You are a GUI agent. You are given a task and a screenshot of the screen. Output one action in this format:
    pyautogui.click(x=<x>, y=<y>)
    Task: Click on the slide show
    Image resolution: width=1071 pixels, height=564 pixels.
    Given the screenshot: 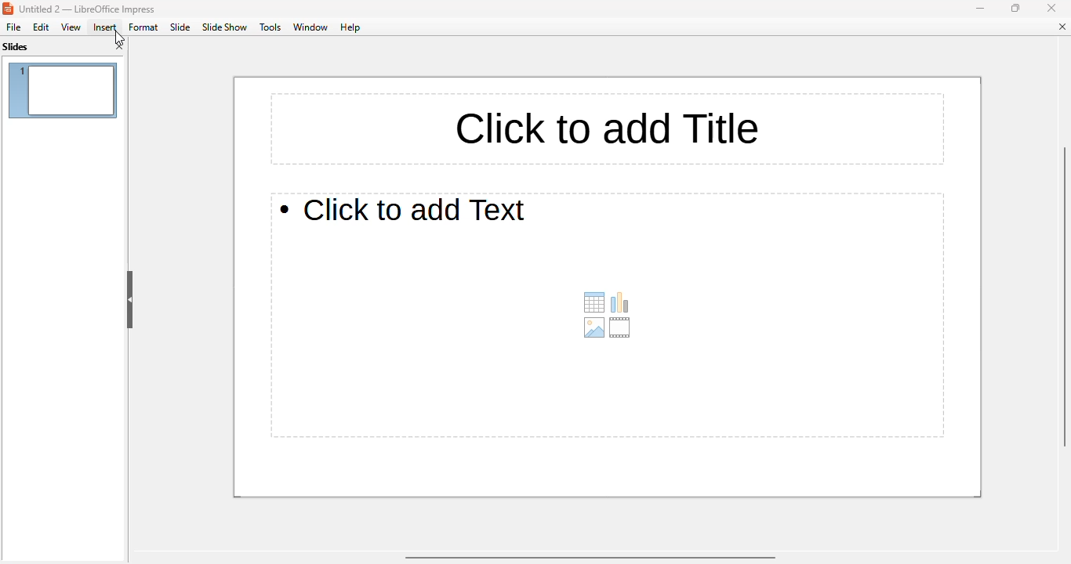 What is the action you would take?
    pyautogui.click(x=224, y=27)
    